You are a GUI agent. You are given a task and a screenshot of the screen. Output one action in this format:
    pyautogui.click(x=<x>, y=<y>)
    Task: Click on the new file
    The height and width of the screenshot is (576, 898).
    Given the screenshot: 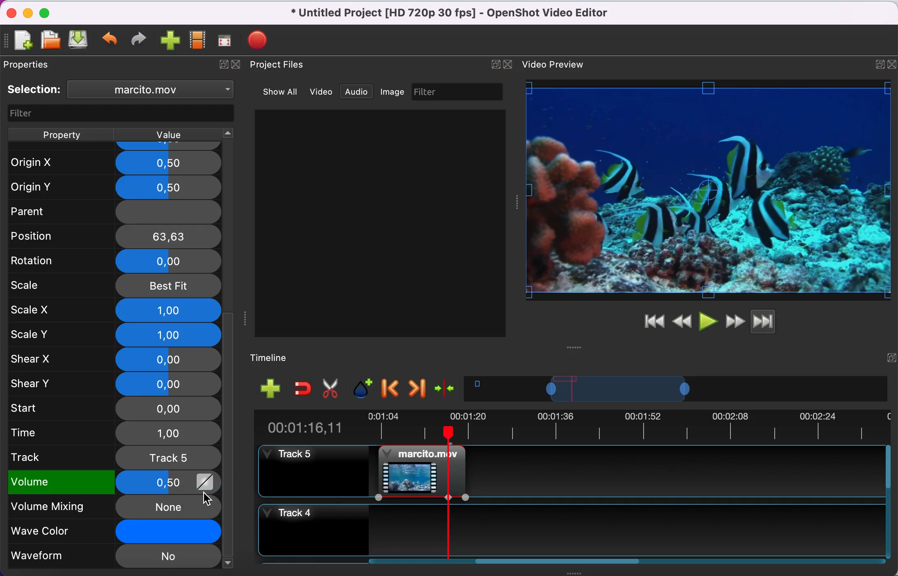 What is the action you would take?
    pyautogui.click(x=23, y=40)
    